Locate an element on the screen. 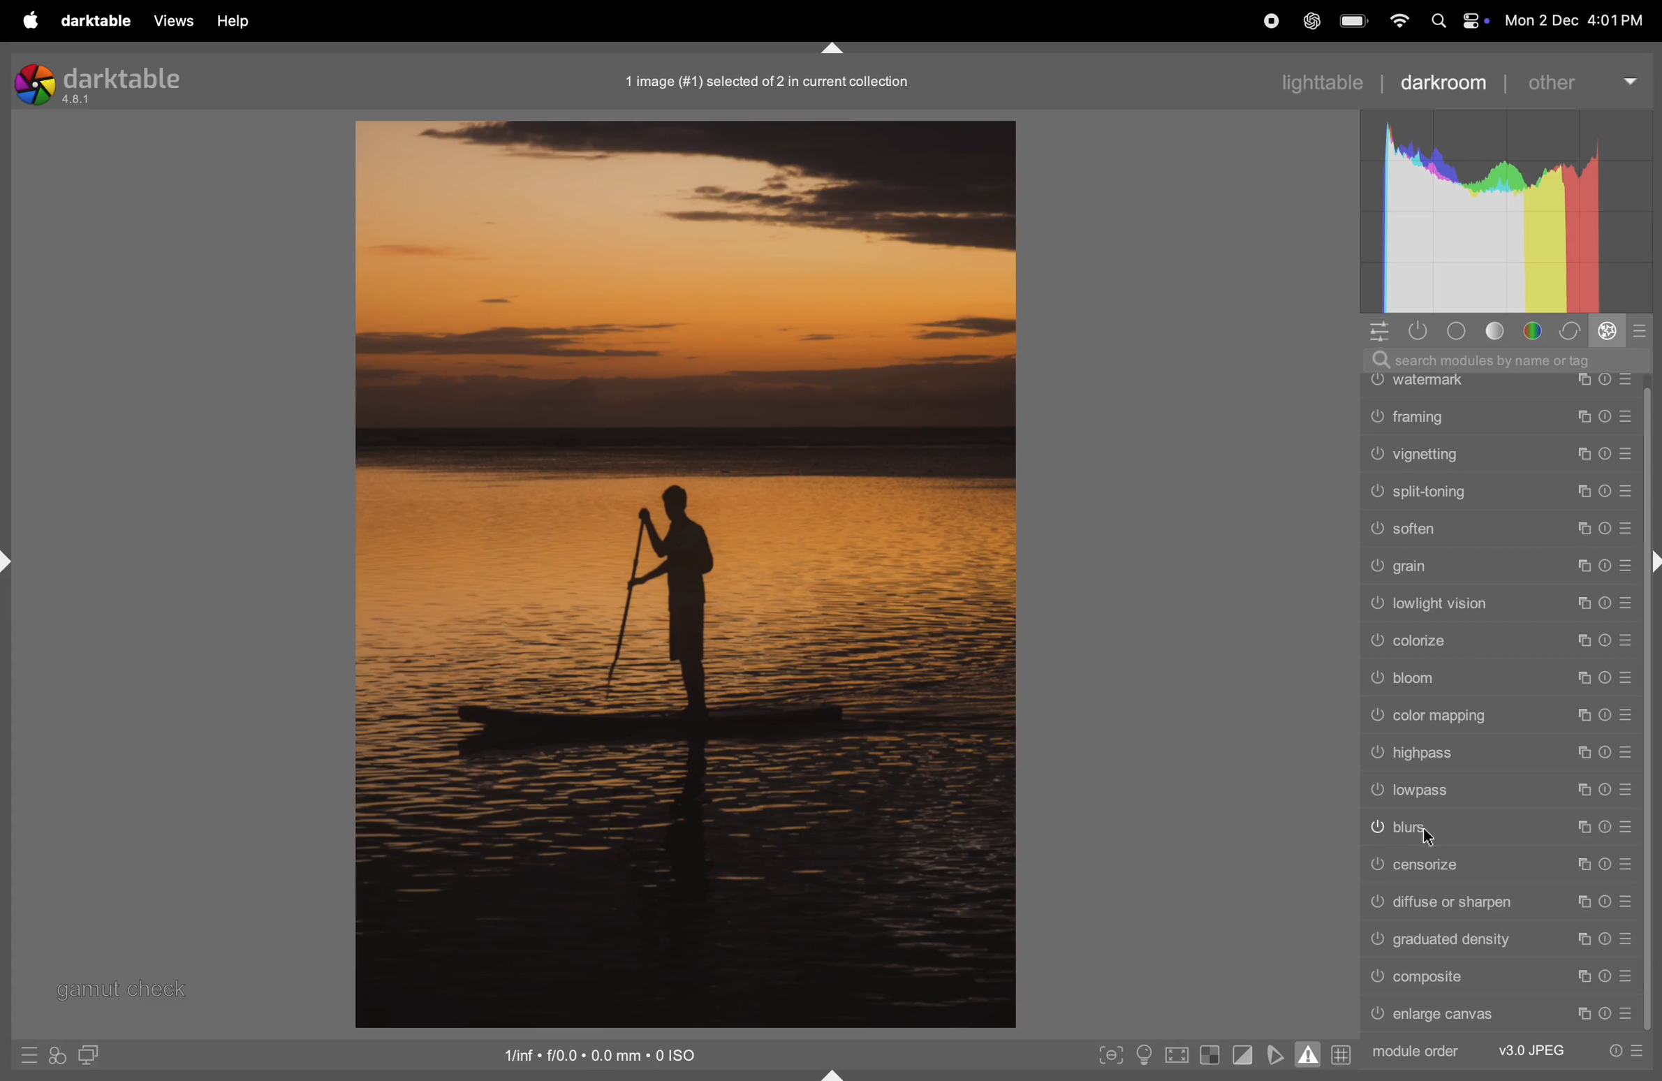 The image size is (1662, 1081). wifi is located at coordinates (1399, 20).